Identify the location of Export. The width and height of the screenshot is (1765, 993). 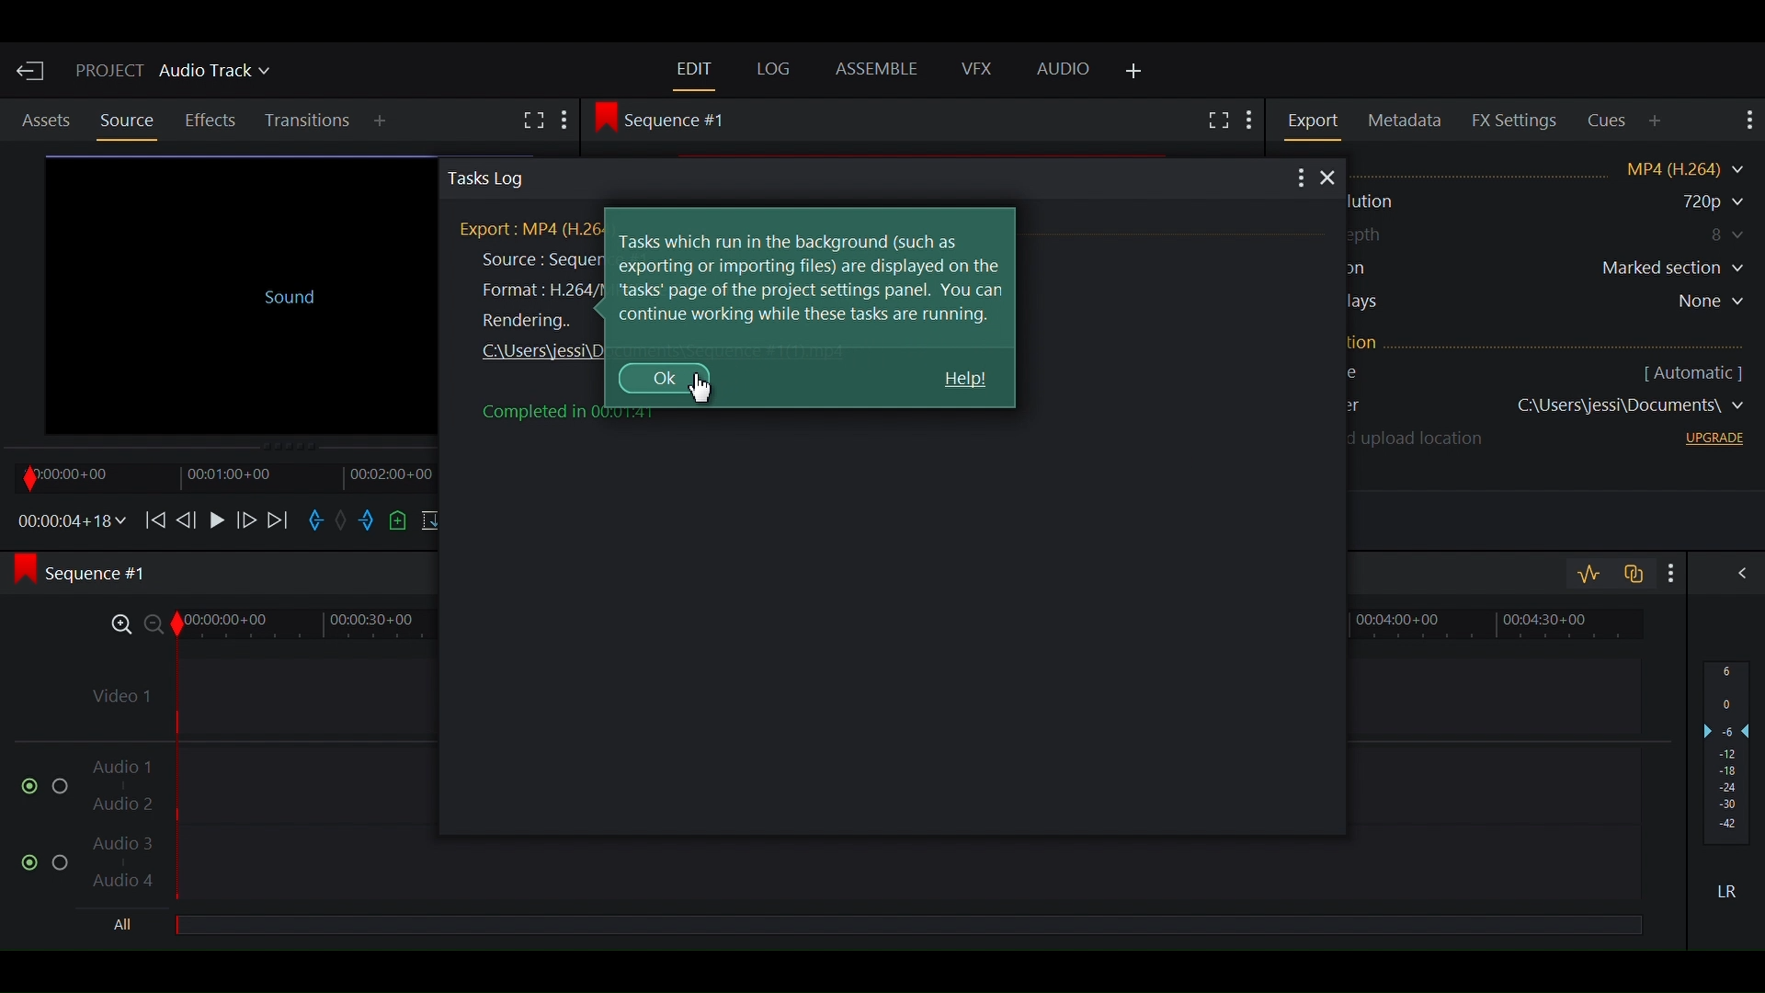
(1316, 120).